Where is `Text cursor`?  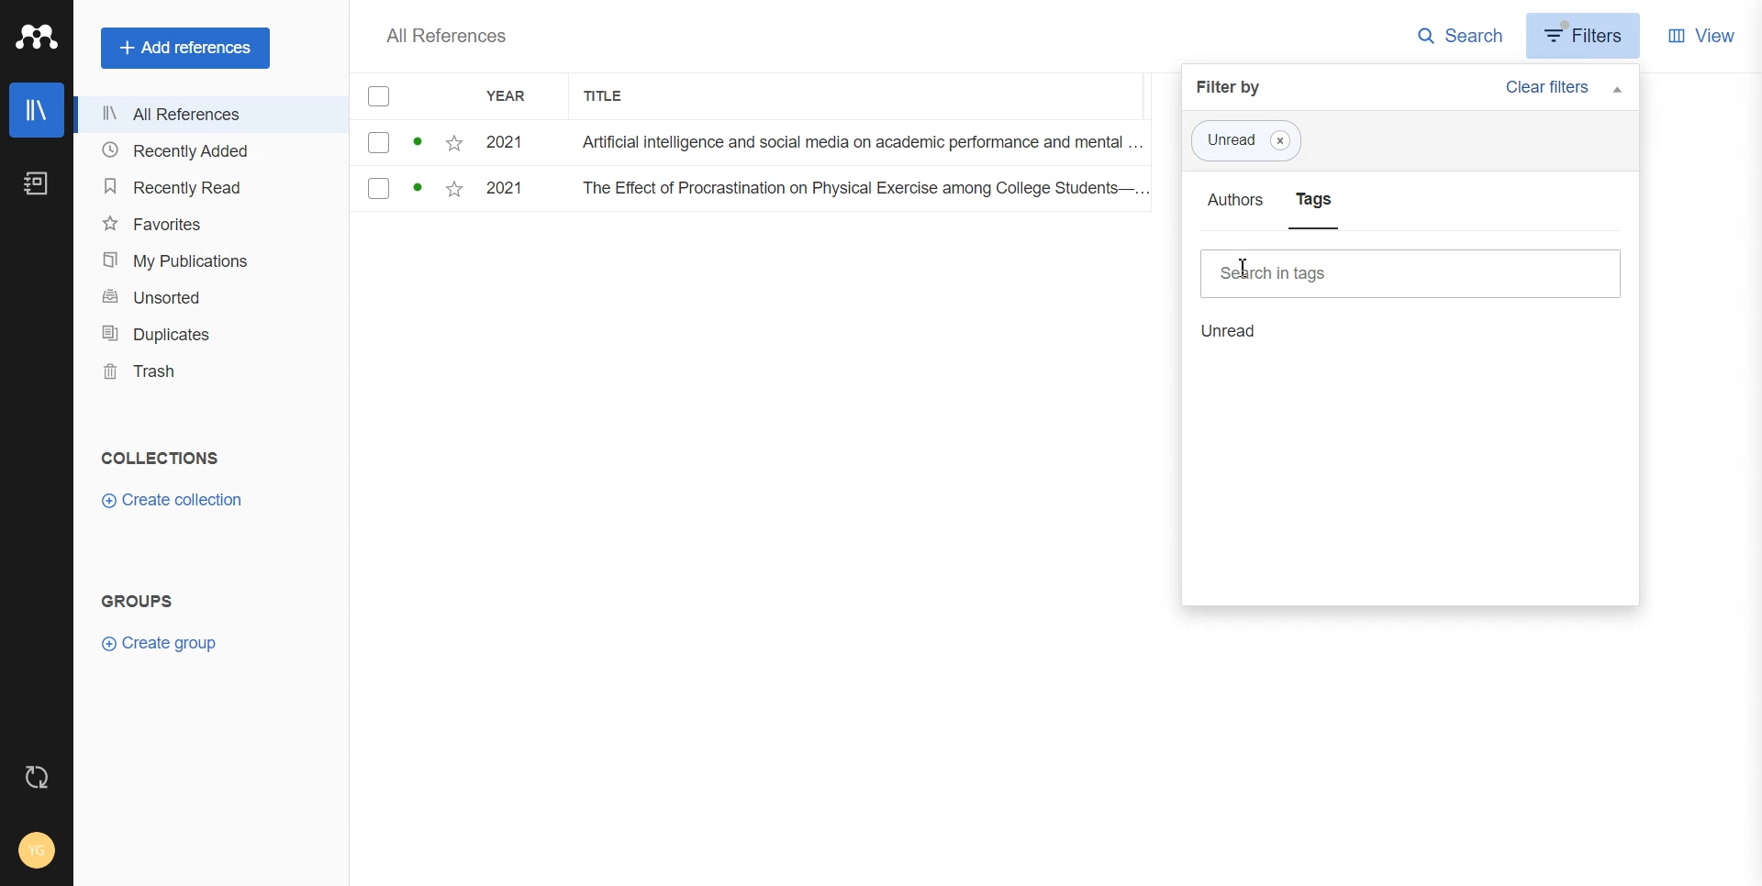 Text cursor is located at coordinates (1252, 268).